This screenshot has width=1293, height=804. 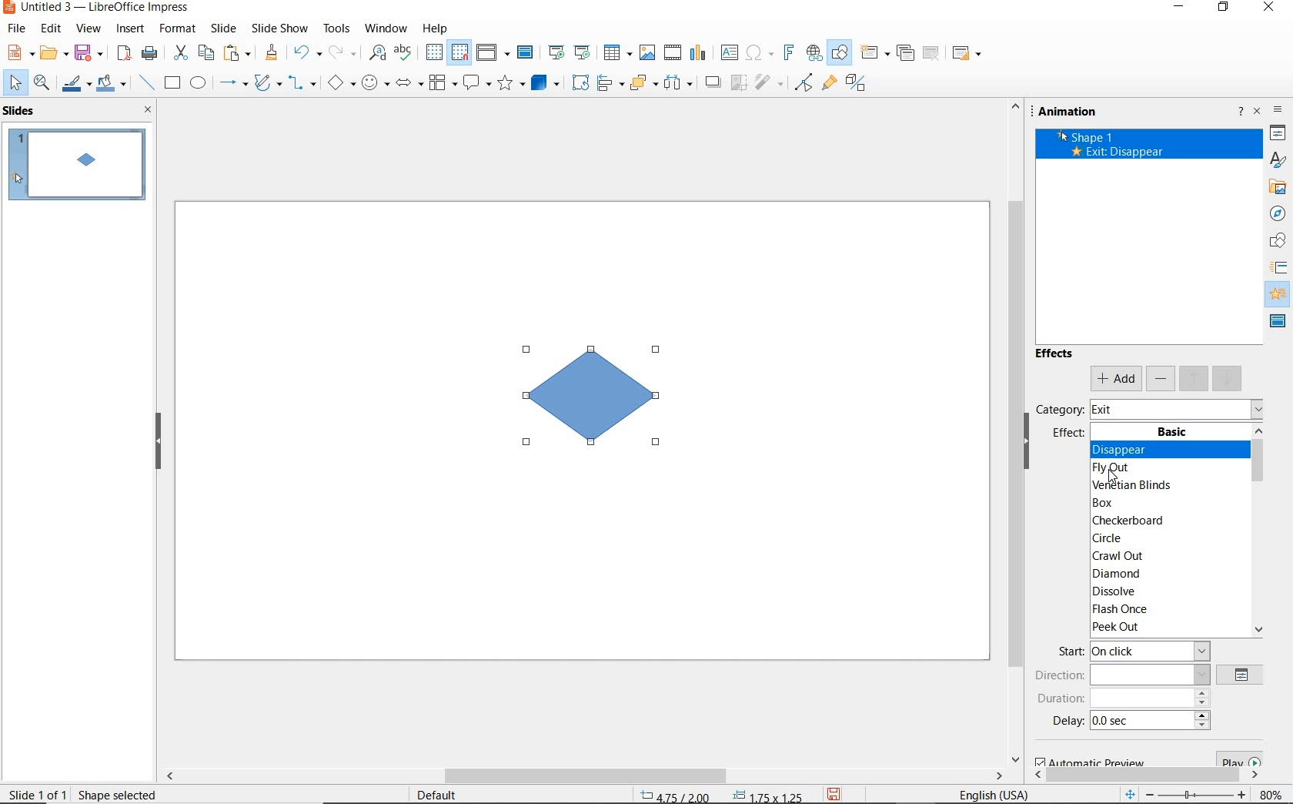 What do you see at coordinates (1164, 575) in the screenshot?
I see `diamond` at bounding box center [1164, 575].